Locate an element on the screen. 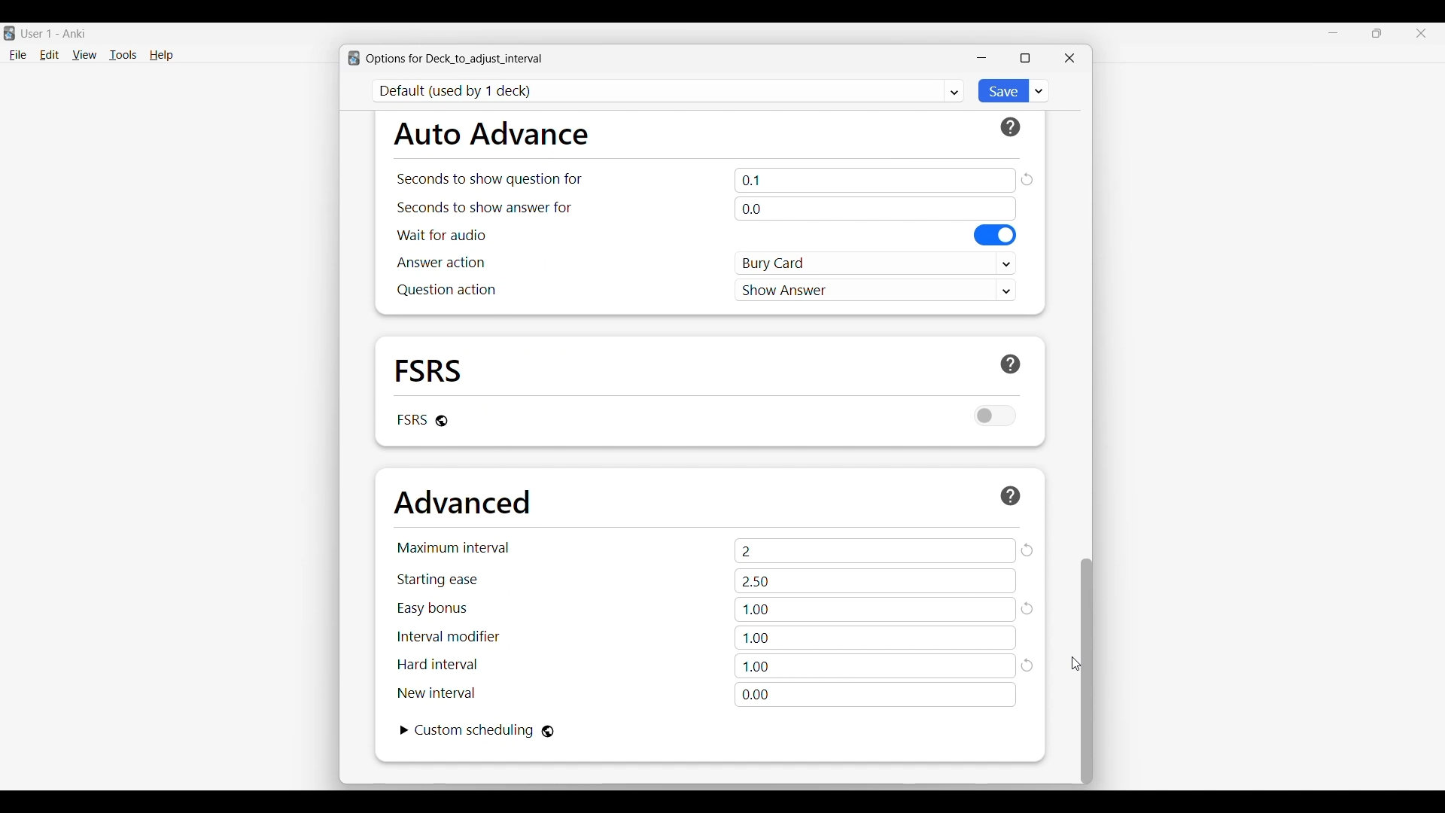 The image size is (1445, 813). reload is located at coordinates (1029, 608).